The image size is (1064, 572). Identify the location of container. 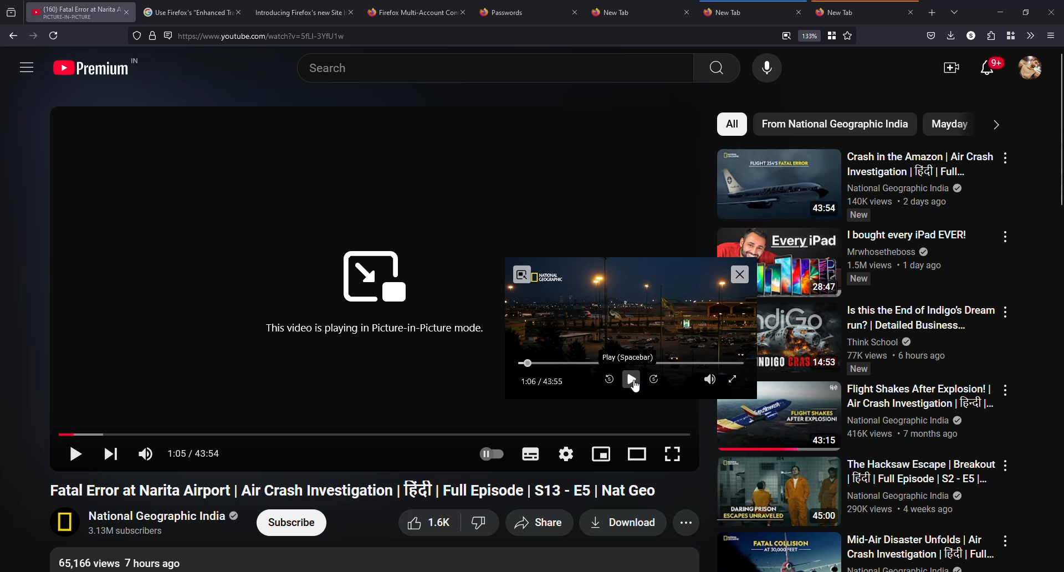
(1009, 35).